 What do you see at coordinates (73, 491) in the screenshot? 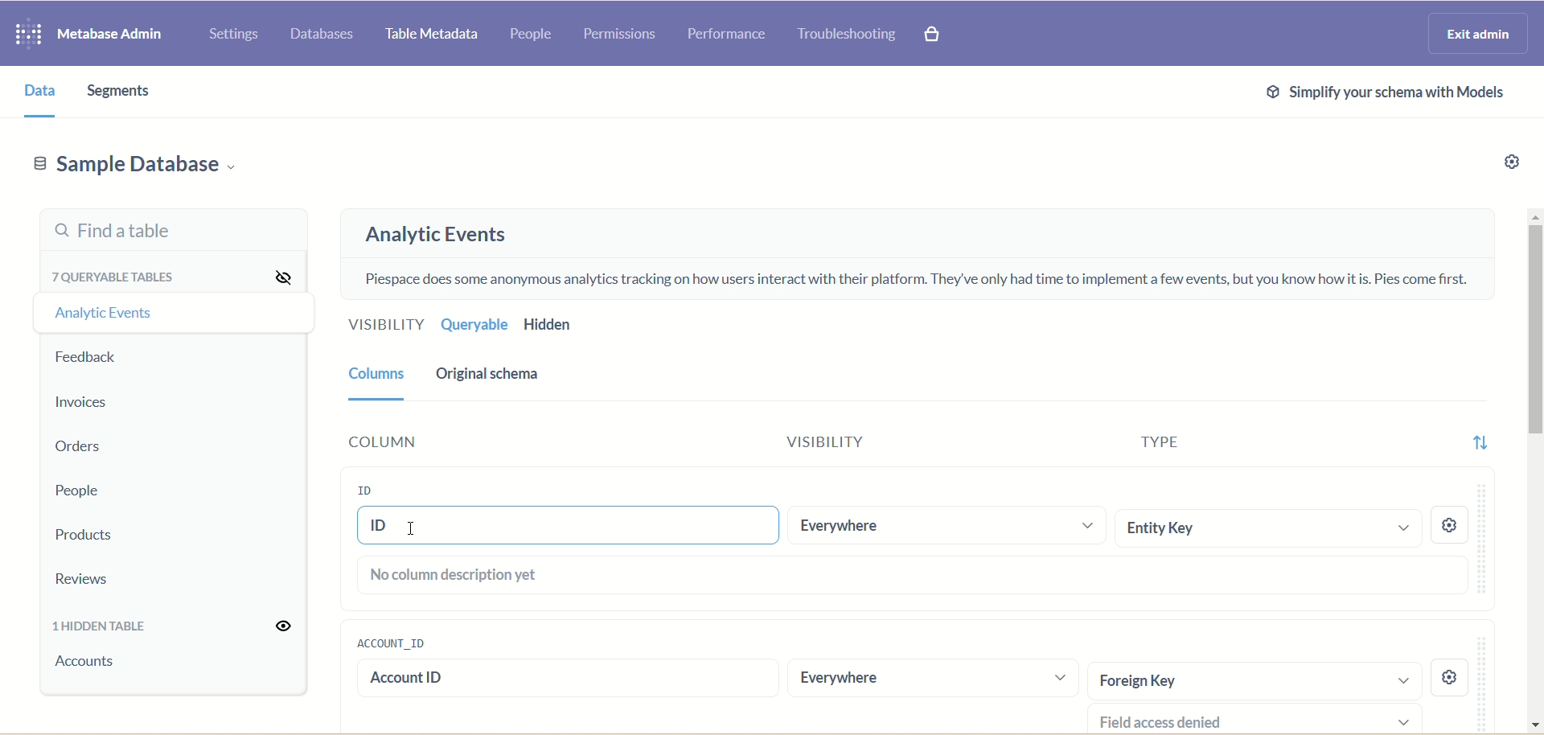
I see `People` at bounding box center [73, 491].